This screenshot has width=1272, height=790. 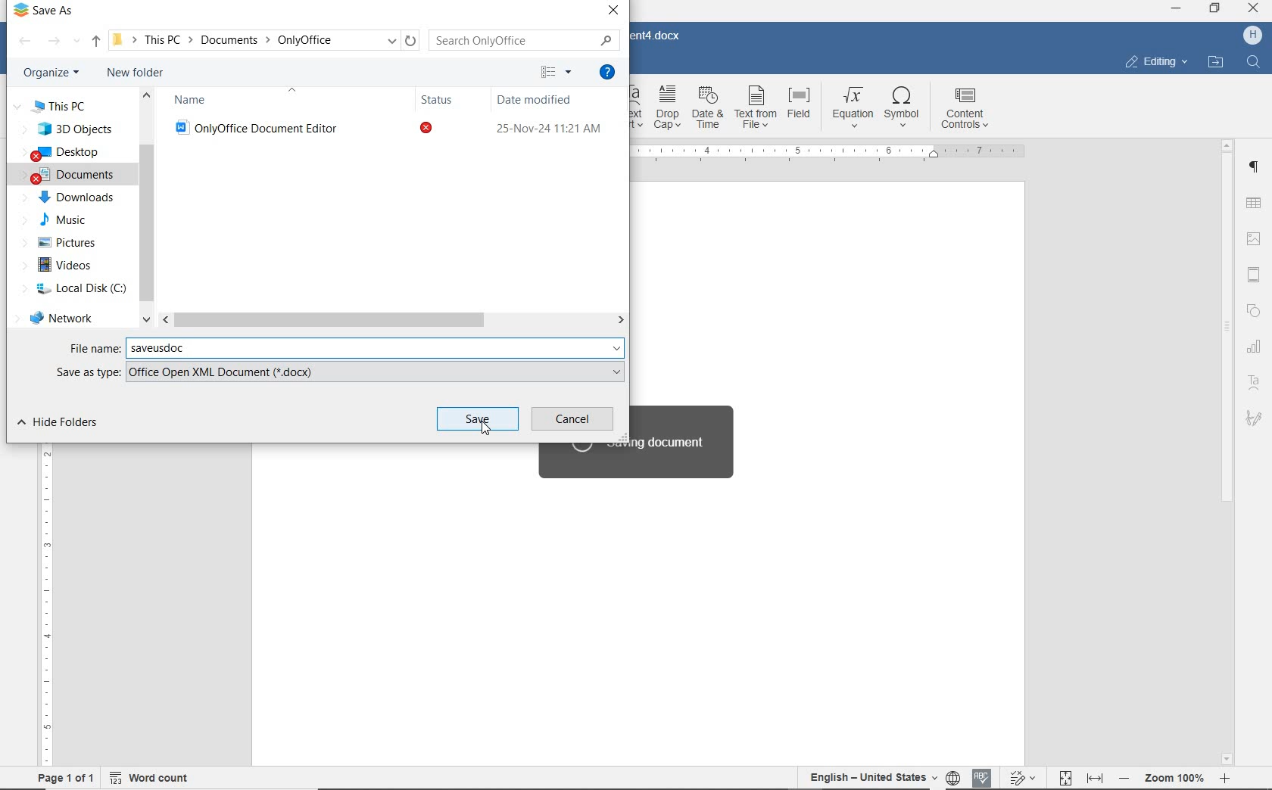 I want to click on close, so click(x=615, y=12).